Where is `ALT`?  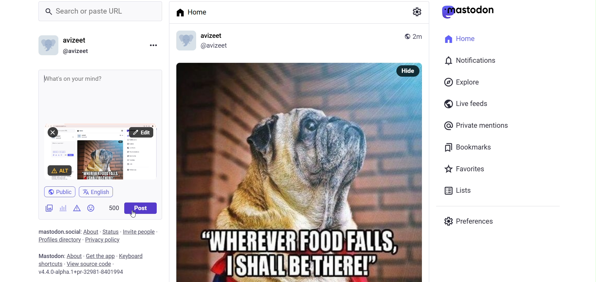 ALT is located at coordinates (60, 170).